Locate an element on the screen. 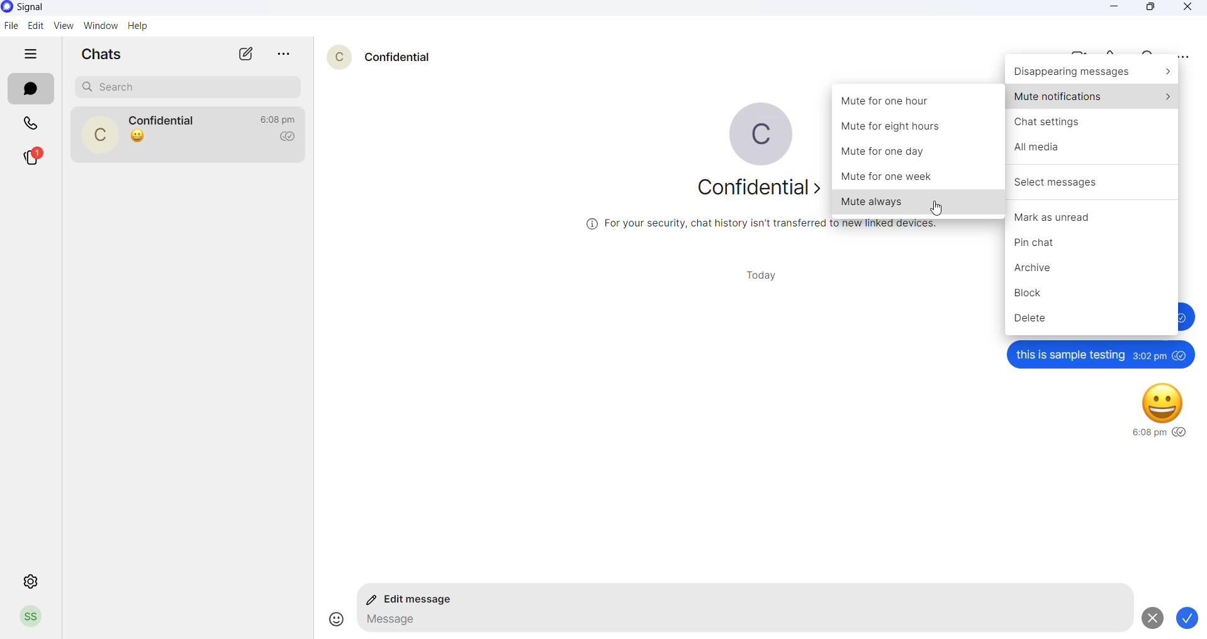 This screenshot has height=639, width=1207. chat settings is located at coordinates (1092, 121).